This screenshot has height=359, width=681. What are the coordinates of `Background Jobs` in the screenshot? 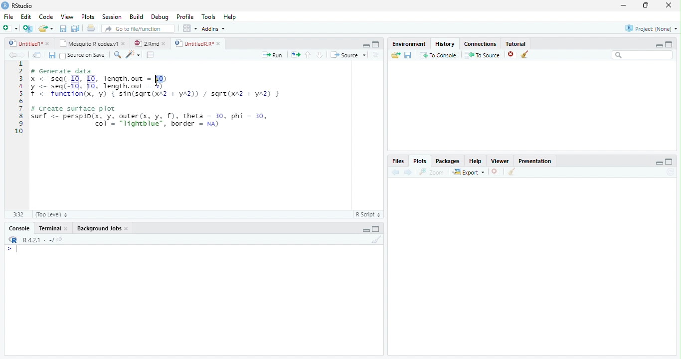 It's located at (99, 228).